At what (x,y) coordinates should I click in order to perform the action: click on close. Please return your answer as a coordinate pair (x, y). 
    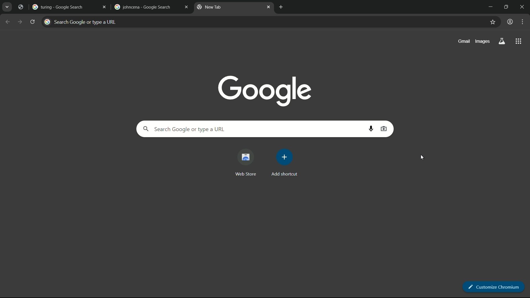
    Looking at the image, I should click on (105, 6).